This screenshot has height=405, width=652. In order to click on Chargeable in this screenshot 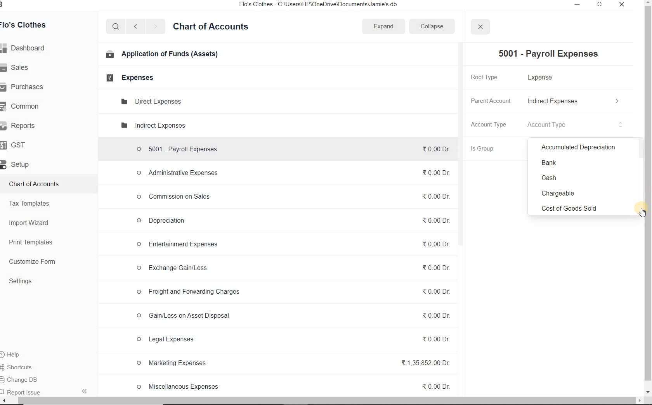, I will do `click(578, 193)`.